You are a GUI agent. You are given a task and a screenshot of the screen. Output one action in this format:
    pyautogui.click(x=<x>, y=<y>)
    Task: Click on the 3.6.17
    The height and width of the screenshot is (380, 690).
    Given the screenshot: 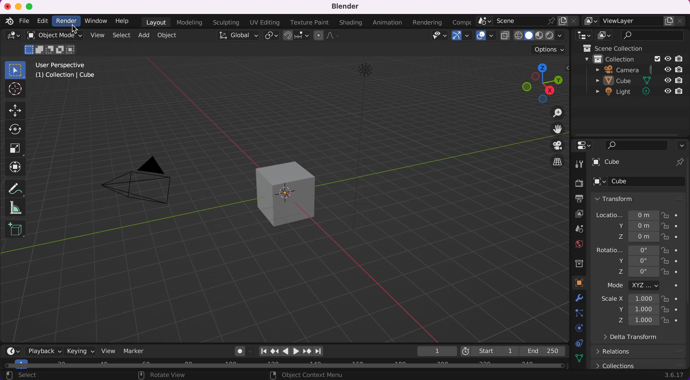 What is the action you would take?
    pyautogui.click(x=674, y=376)
    